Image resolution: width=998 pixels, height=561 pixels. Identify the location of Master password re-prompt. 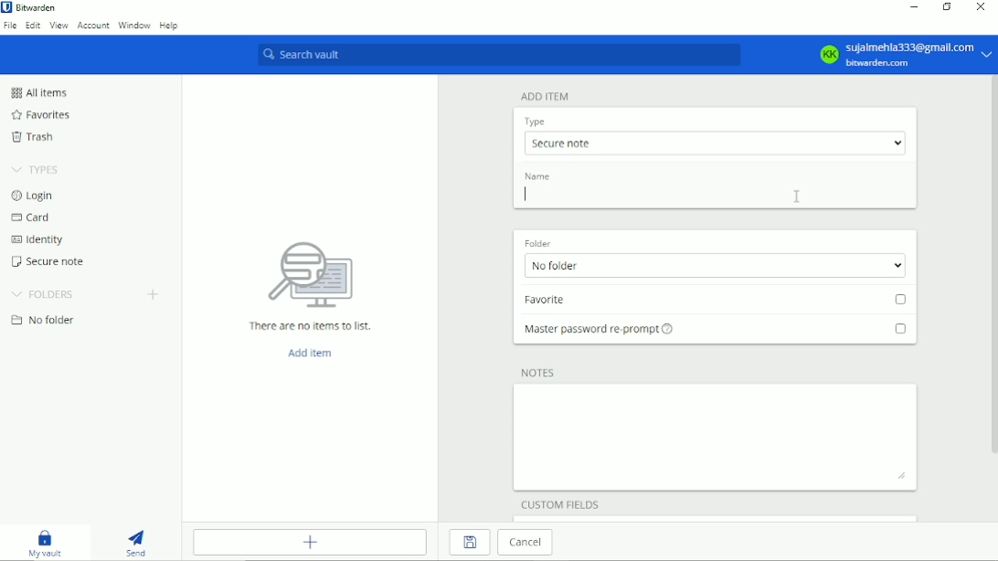
(715, 334).